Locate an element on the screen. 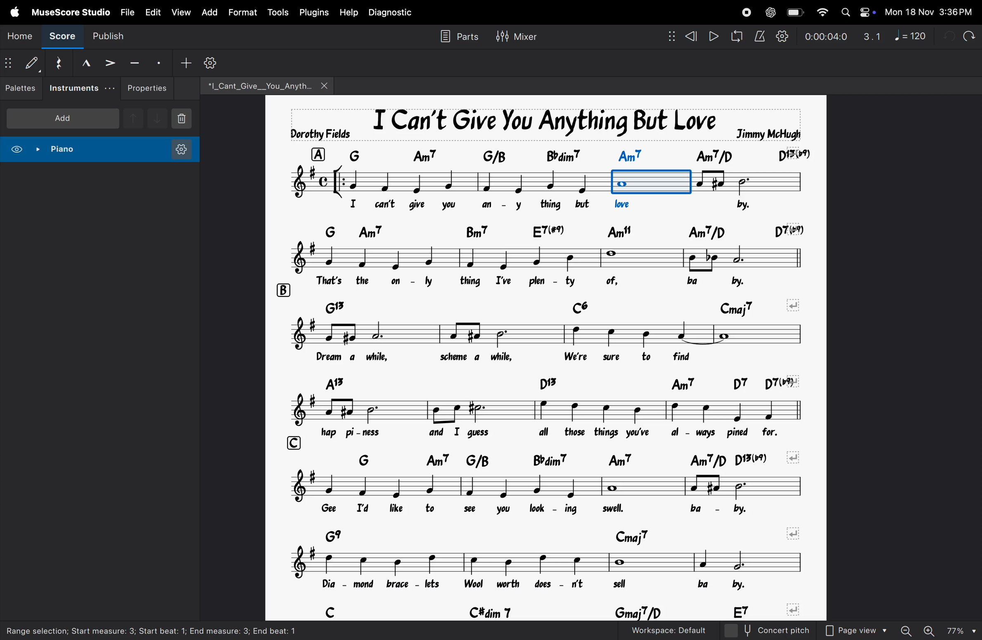 The image size is (982, 640). concert pitch is located at coordinates (765, 630).